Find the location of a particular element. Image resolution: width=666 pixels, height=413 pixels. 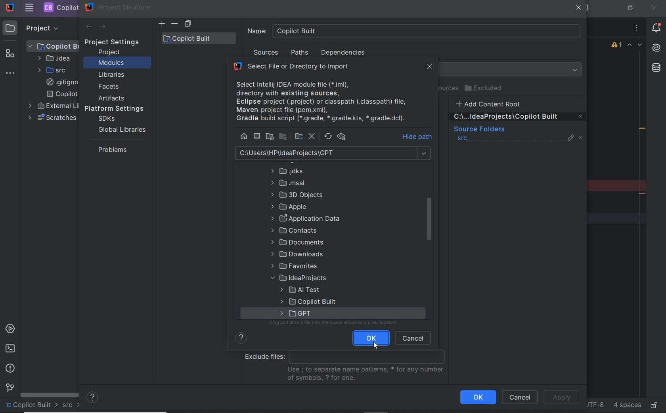

structure is located at coordinates (11, 55).